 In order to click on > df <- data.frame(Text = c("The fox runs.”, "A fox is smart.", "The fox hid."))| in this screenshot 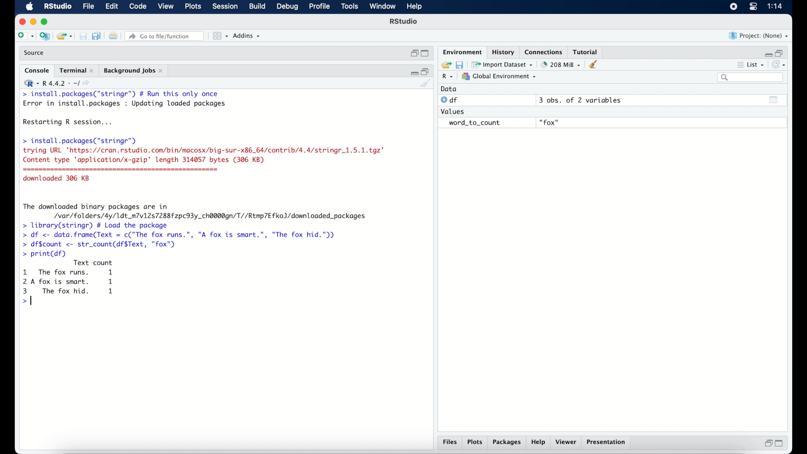, I will do `click(183, 235)`.